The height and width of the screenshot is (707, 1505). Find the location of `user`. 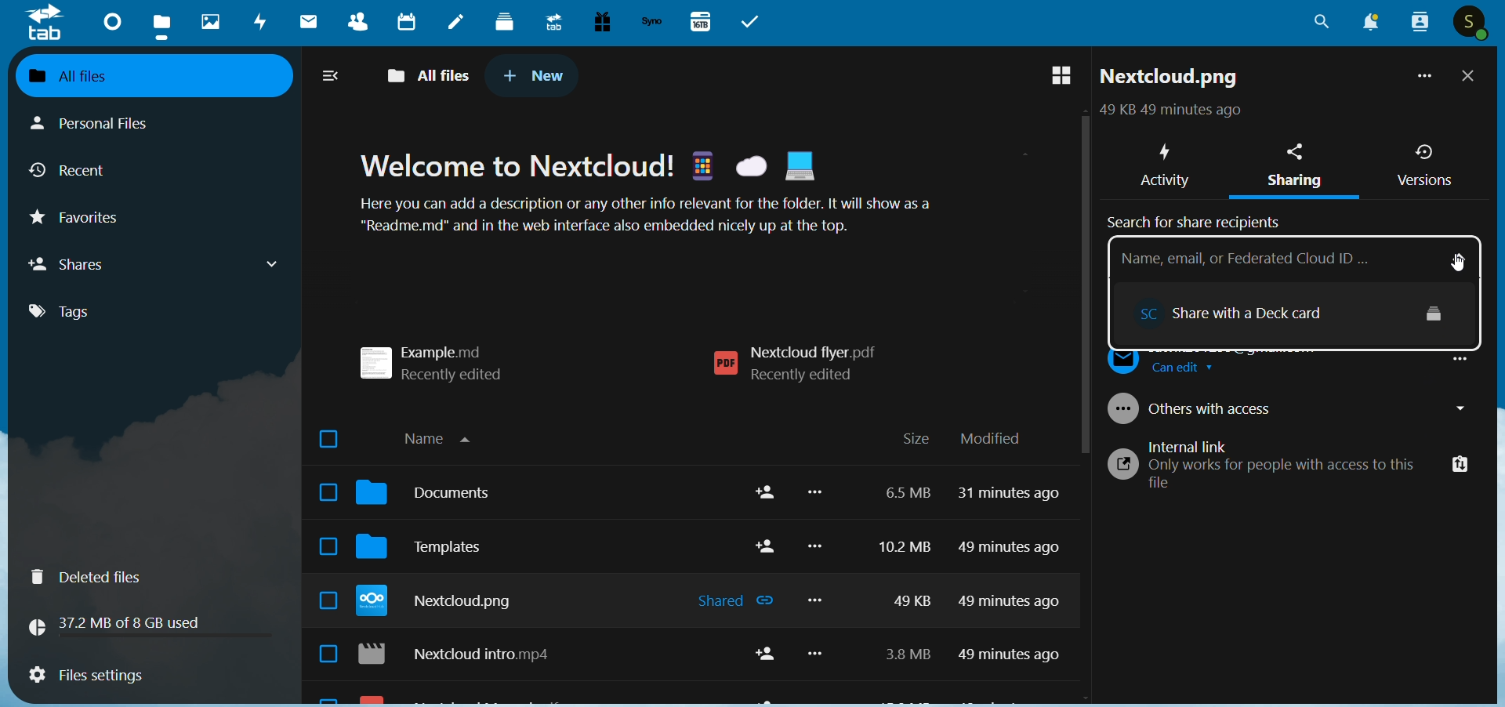

user is located at coordinates (1472, 24).